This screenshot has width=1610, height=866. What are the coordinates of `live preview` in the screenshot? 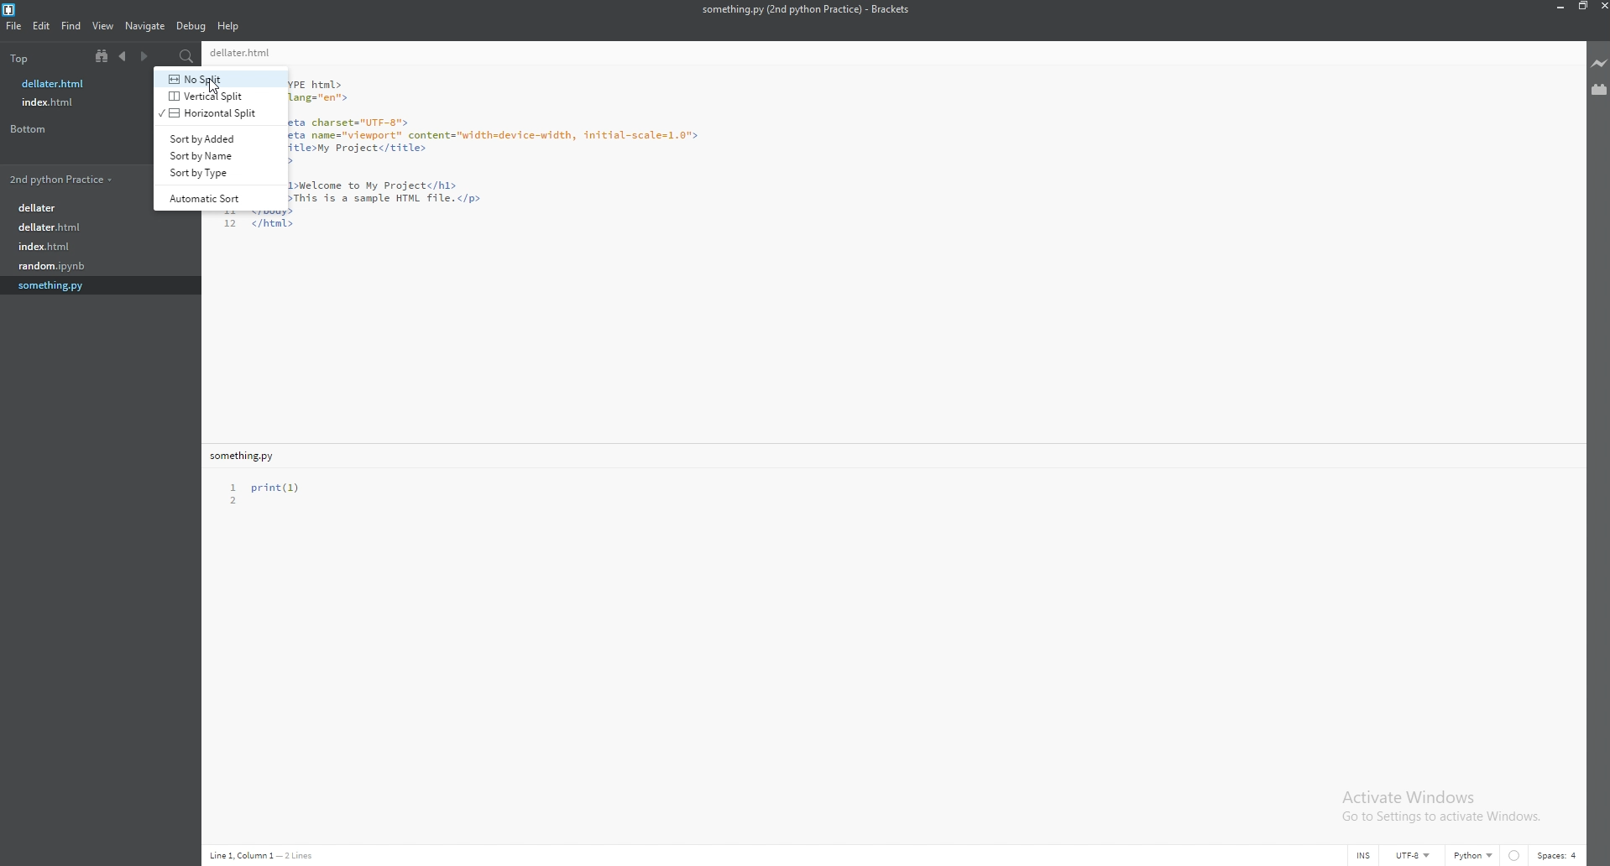 It's located at (1599, 63).